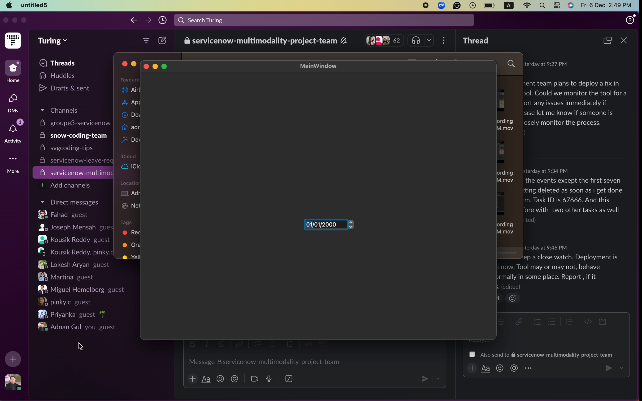 The height and width of the screenshot is (401, 642). Describe the element at coordinates (500, 369) in the screenshot. I see `emoji` at that location.